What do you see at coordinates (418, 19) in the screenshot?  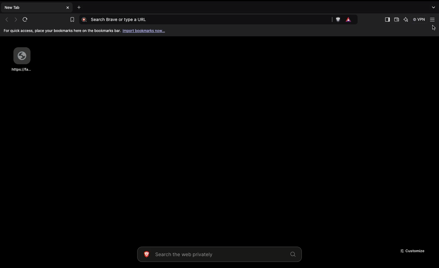 I see `VPN` at bounding box center [418, 19].